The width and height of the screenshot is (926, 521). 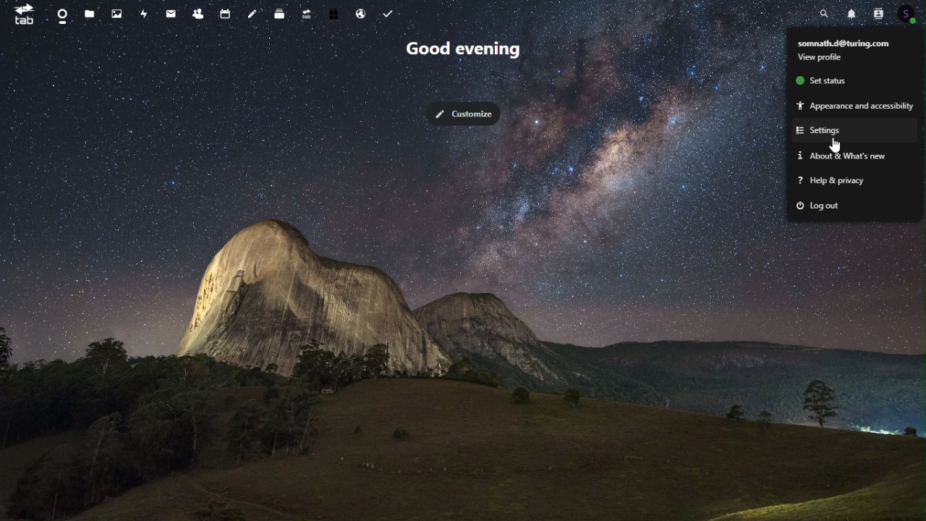 What do you see at coordinates (855, 182) in the screenshot?
I see `help and privacy` at bounding box center [855, 182].